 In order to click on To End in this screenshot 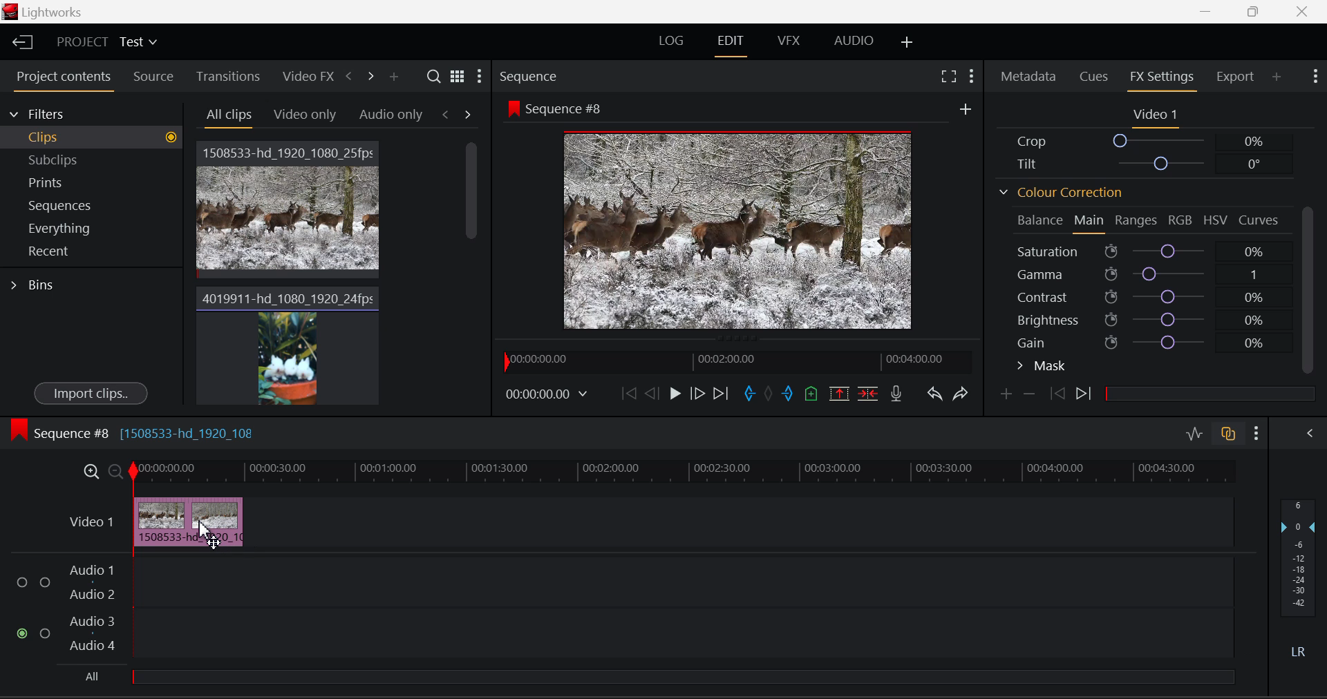, I will do `click(721, 395)`.